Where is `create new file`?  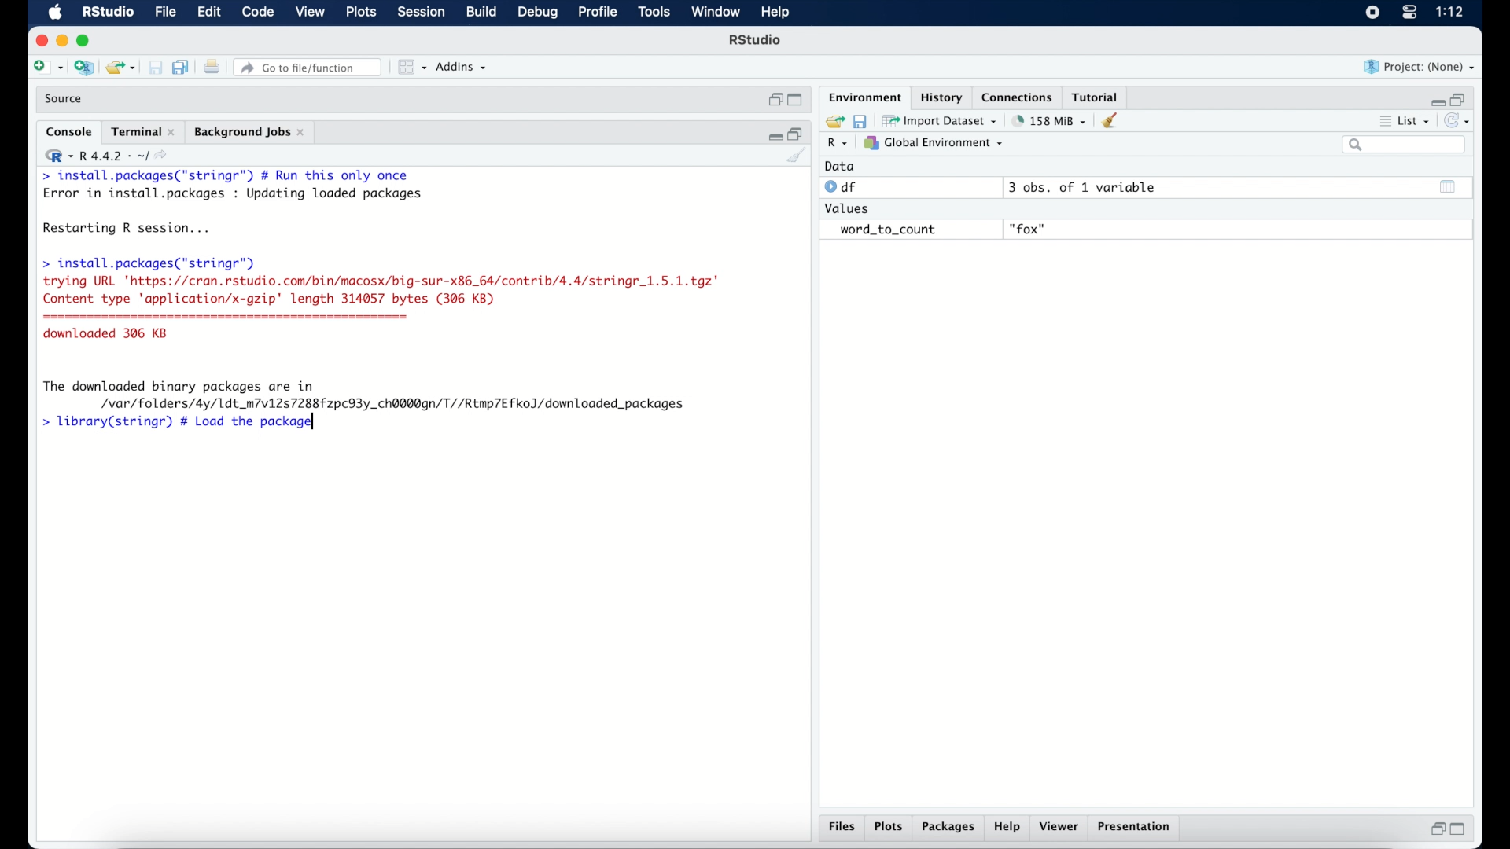
create new file is located at coordinates (47, 68).